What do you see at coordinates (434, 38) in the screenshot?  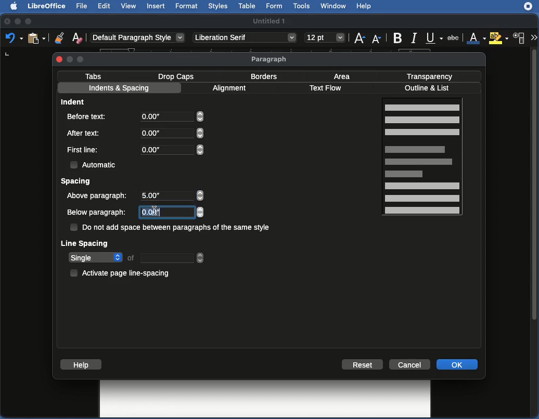 I see `Underline` at bounding box center [434, 38].